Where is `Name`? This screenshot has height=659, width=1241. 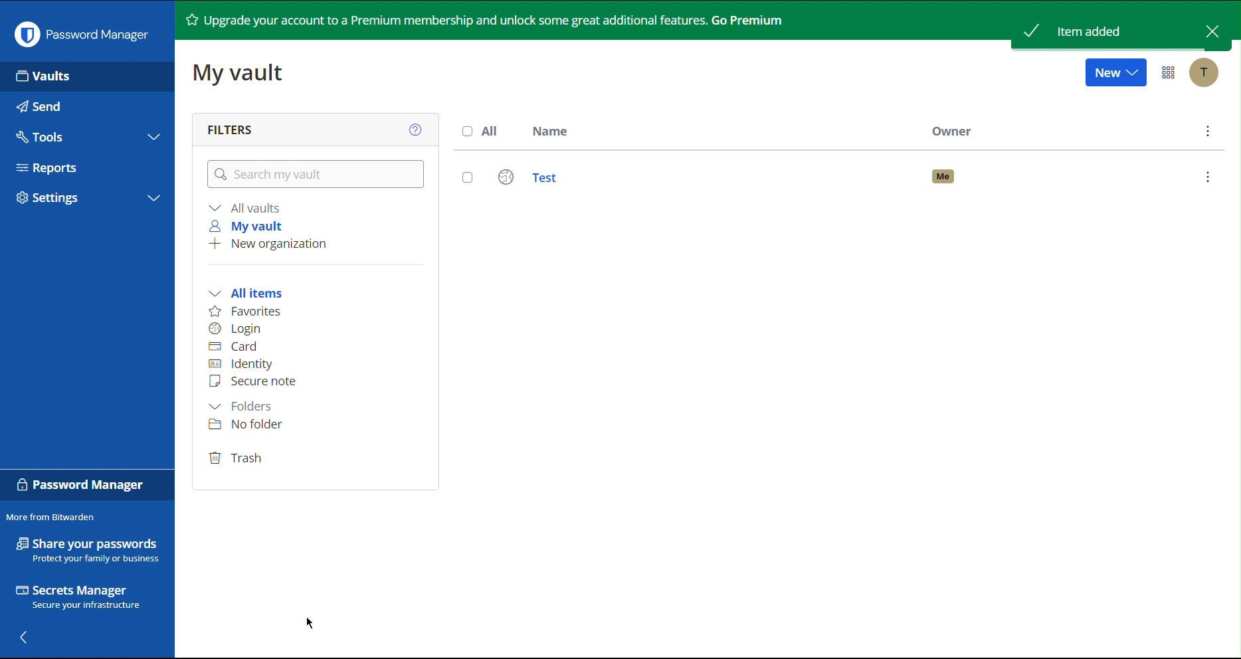
Name is located at coordinates (551, 132).